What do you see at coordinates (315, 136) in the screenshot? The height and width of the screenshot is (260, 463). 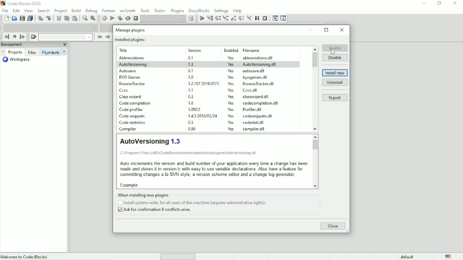 I see `scroll up ` at bounding box center [315, 136].